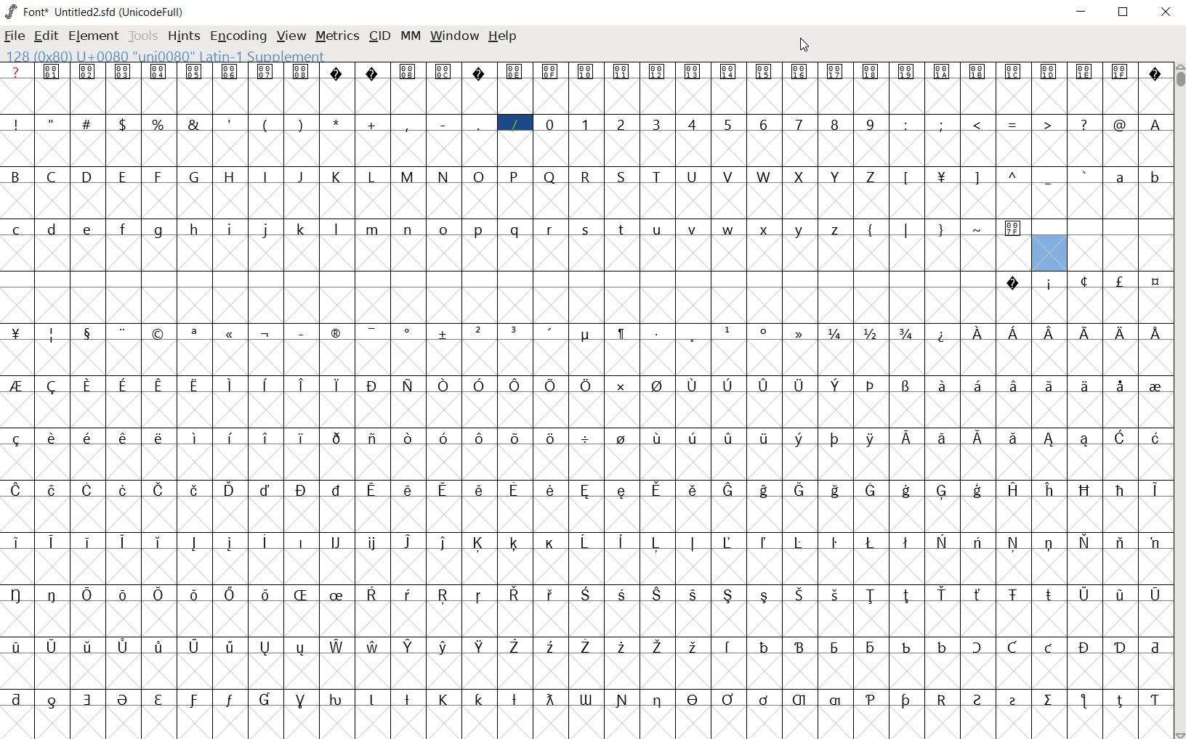 This screenshot has width=1186, height=739. I want to click on glyph, so click(514, 646).